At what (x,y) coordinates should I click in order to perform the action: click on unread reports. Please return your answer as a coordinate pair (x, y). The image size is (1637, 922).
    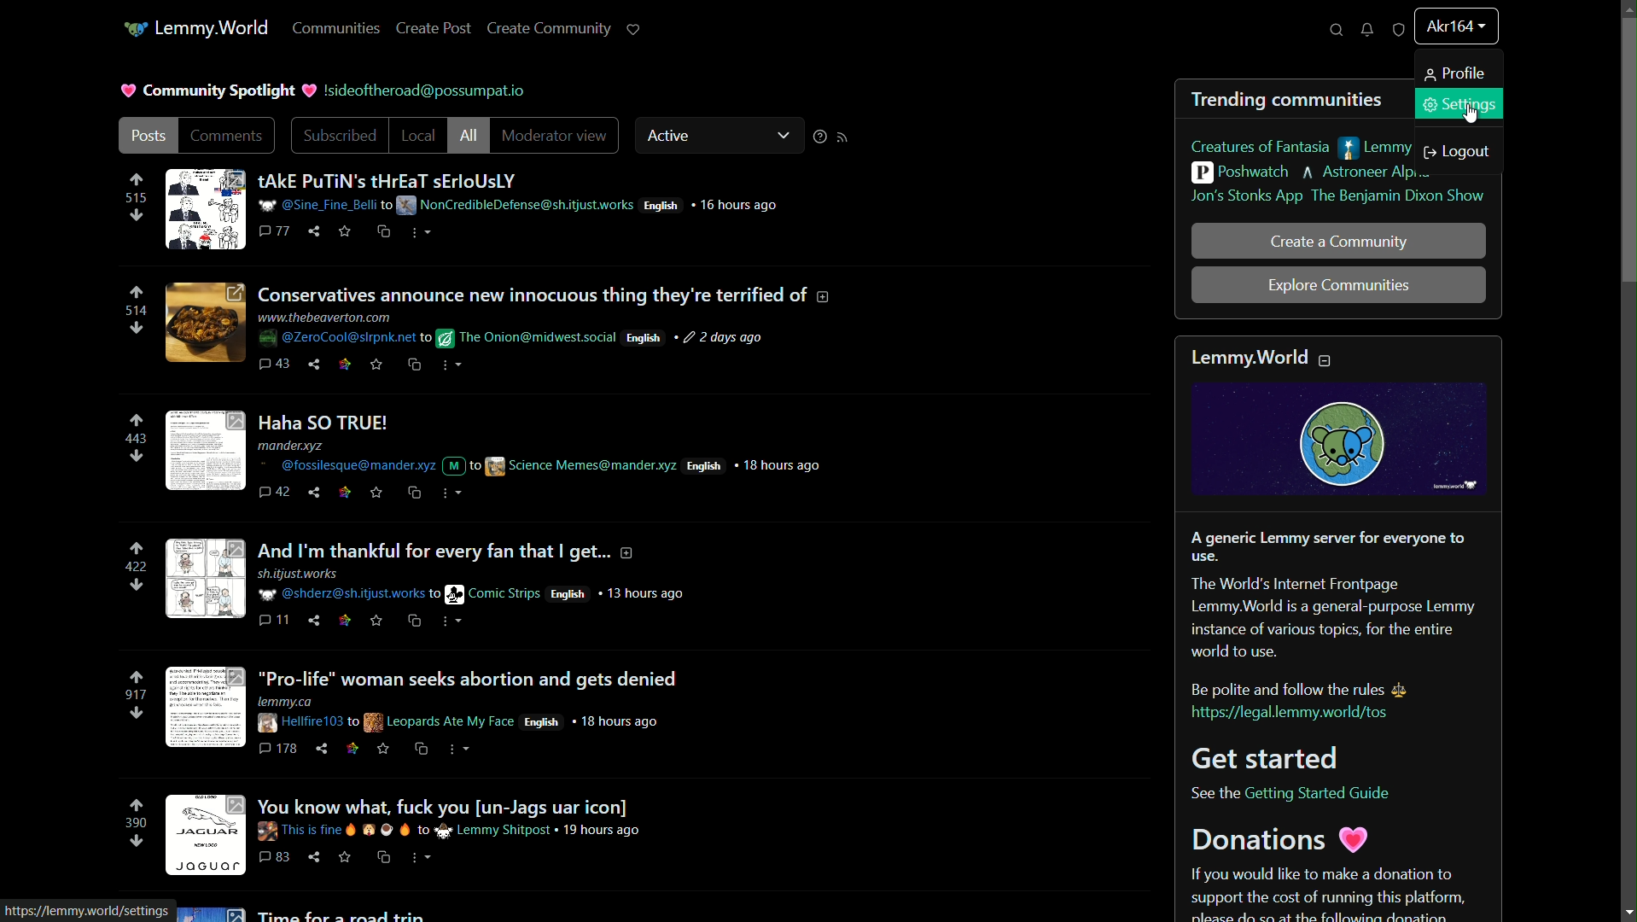
    Looking at the image, I should click on (1398, 30).